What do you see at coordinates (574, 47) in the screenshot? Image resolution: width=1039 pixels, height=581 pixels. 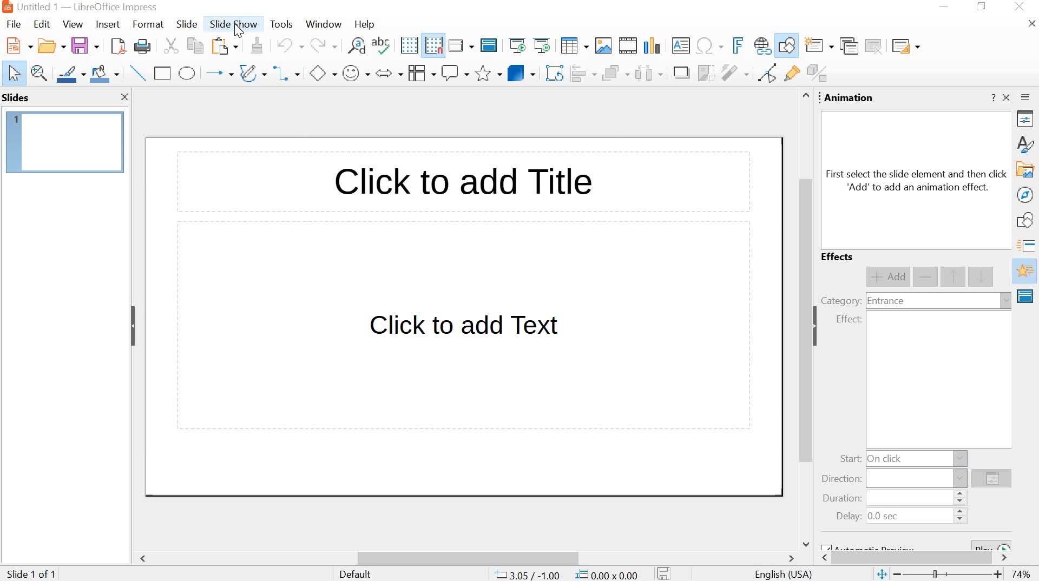 I see `insert table` at bounding box center [574, 47].